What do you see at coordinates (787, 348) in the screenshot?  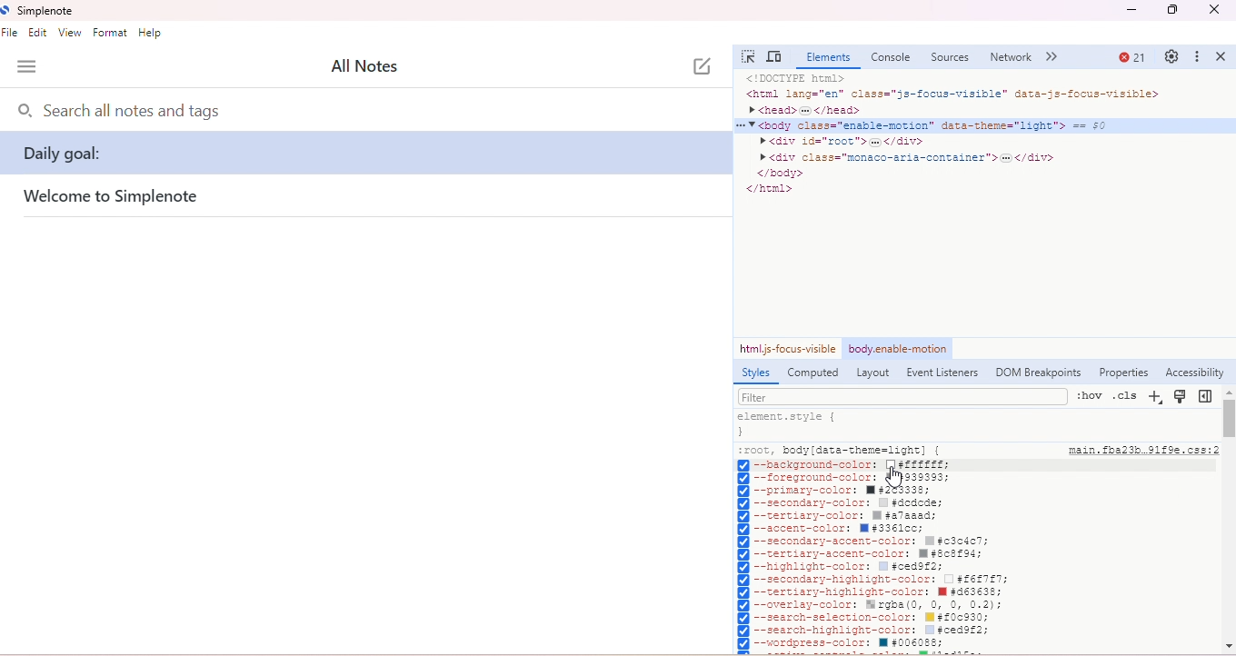 I see `html-js-focus-visible` at bounding box center [787, 348].